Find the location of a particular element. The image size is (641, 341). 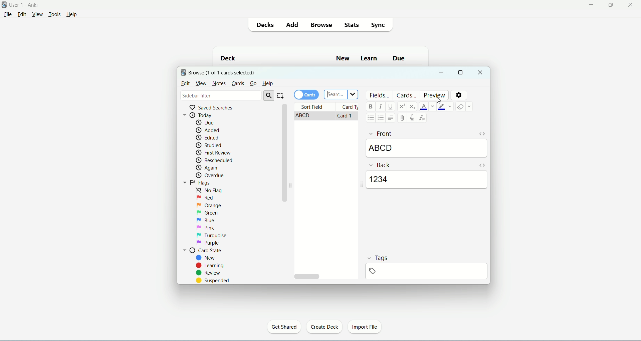

crop is located at coordinates (281, 95).